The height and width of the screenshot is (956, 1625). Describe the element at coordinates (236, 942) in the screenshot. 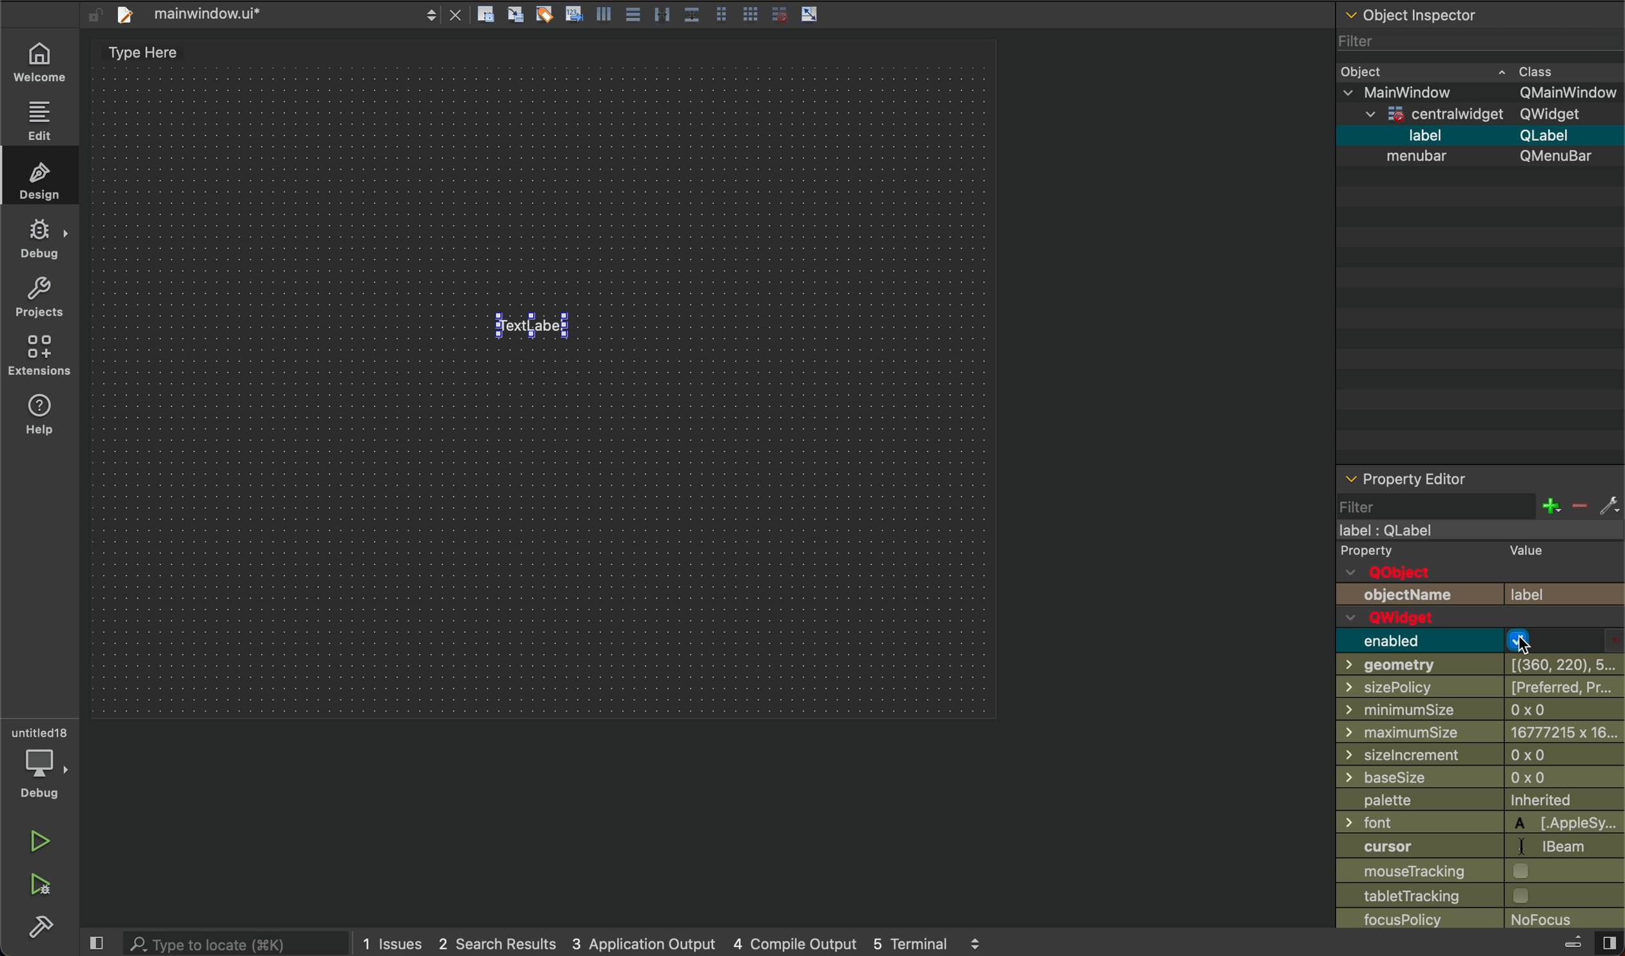

I see `search` at that location.